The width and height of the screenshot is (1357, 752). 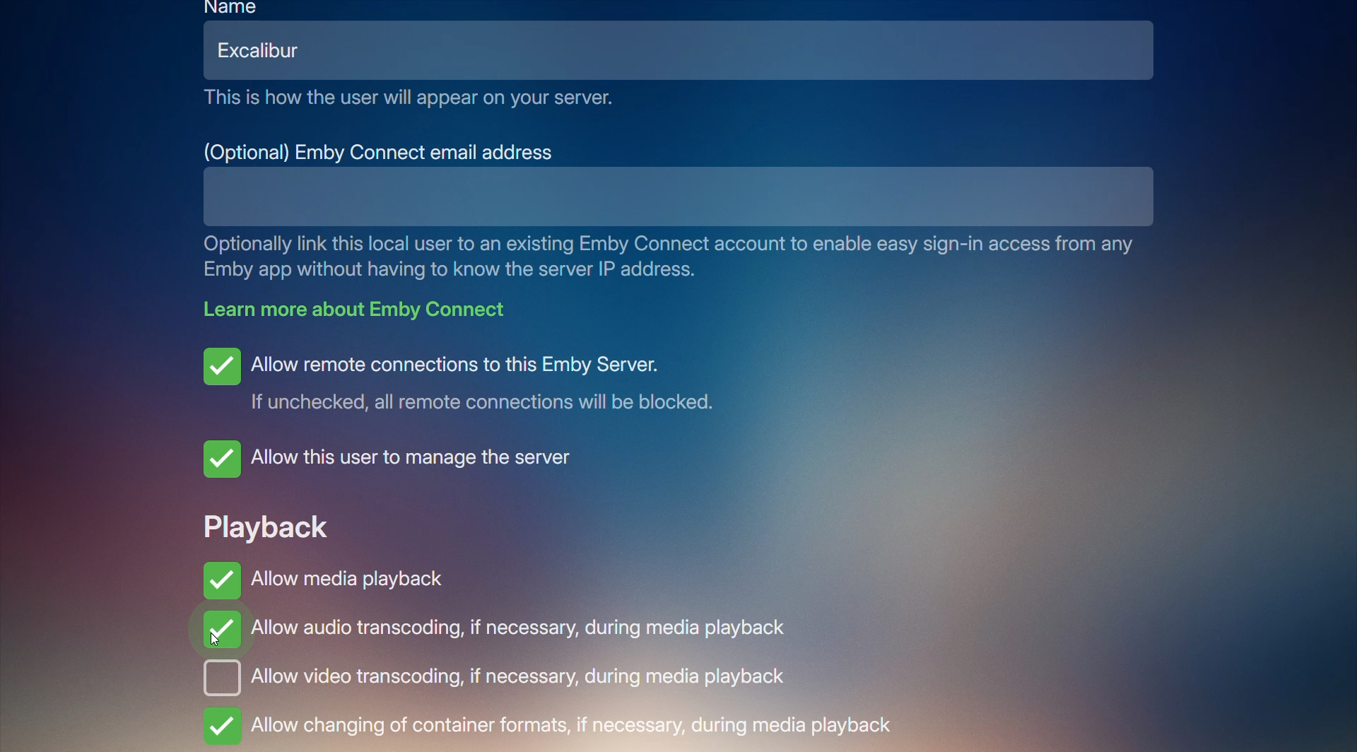 I want to click on Allow remote connections to this Emby Server.If unchecked, all remote connections will be blocked., so click(x=471, y=379).